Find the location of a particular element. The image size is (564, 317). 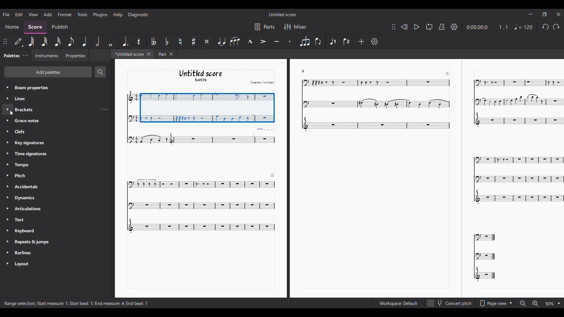

Toggle double flat is located at coordinates (154, 41).